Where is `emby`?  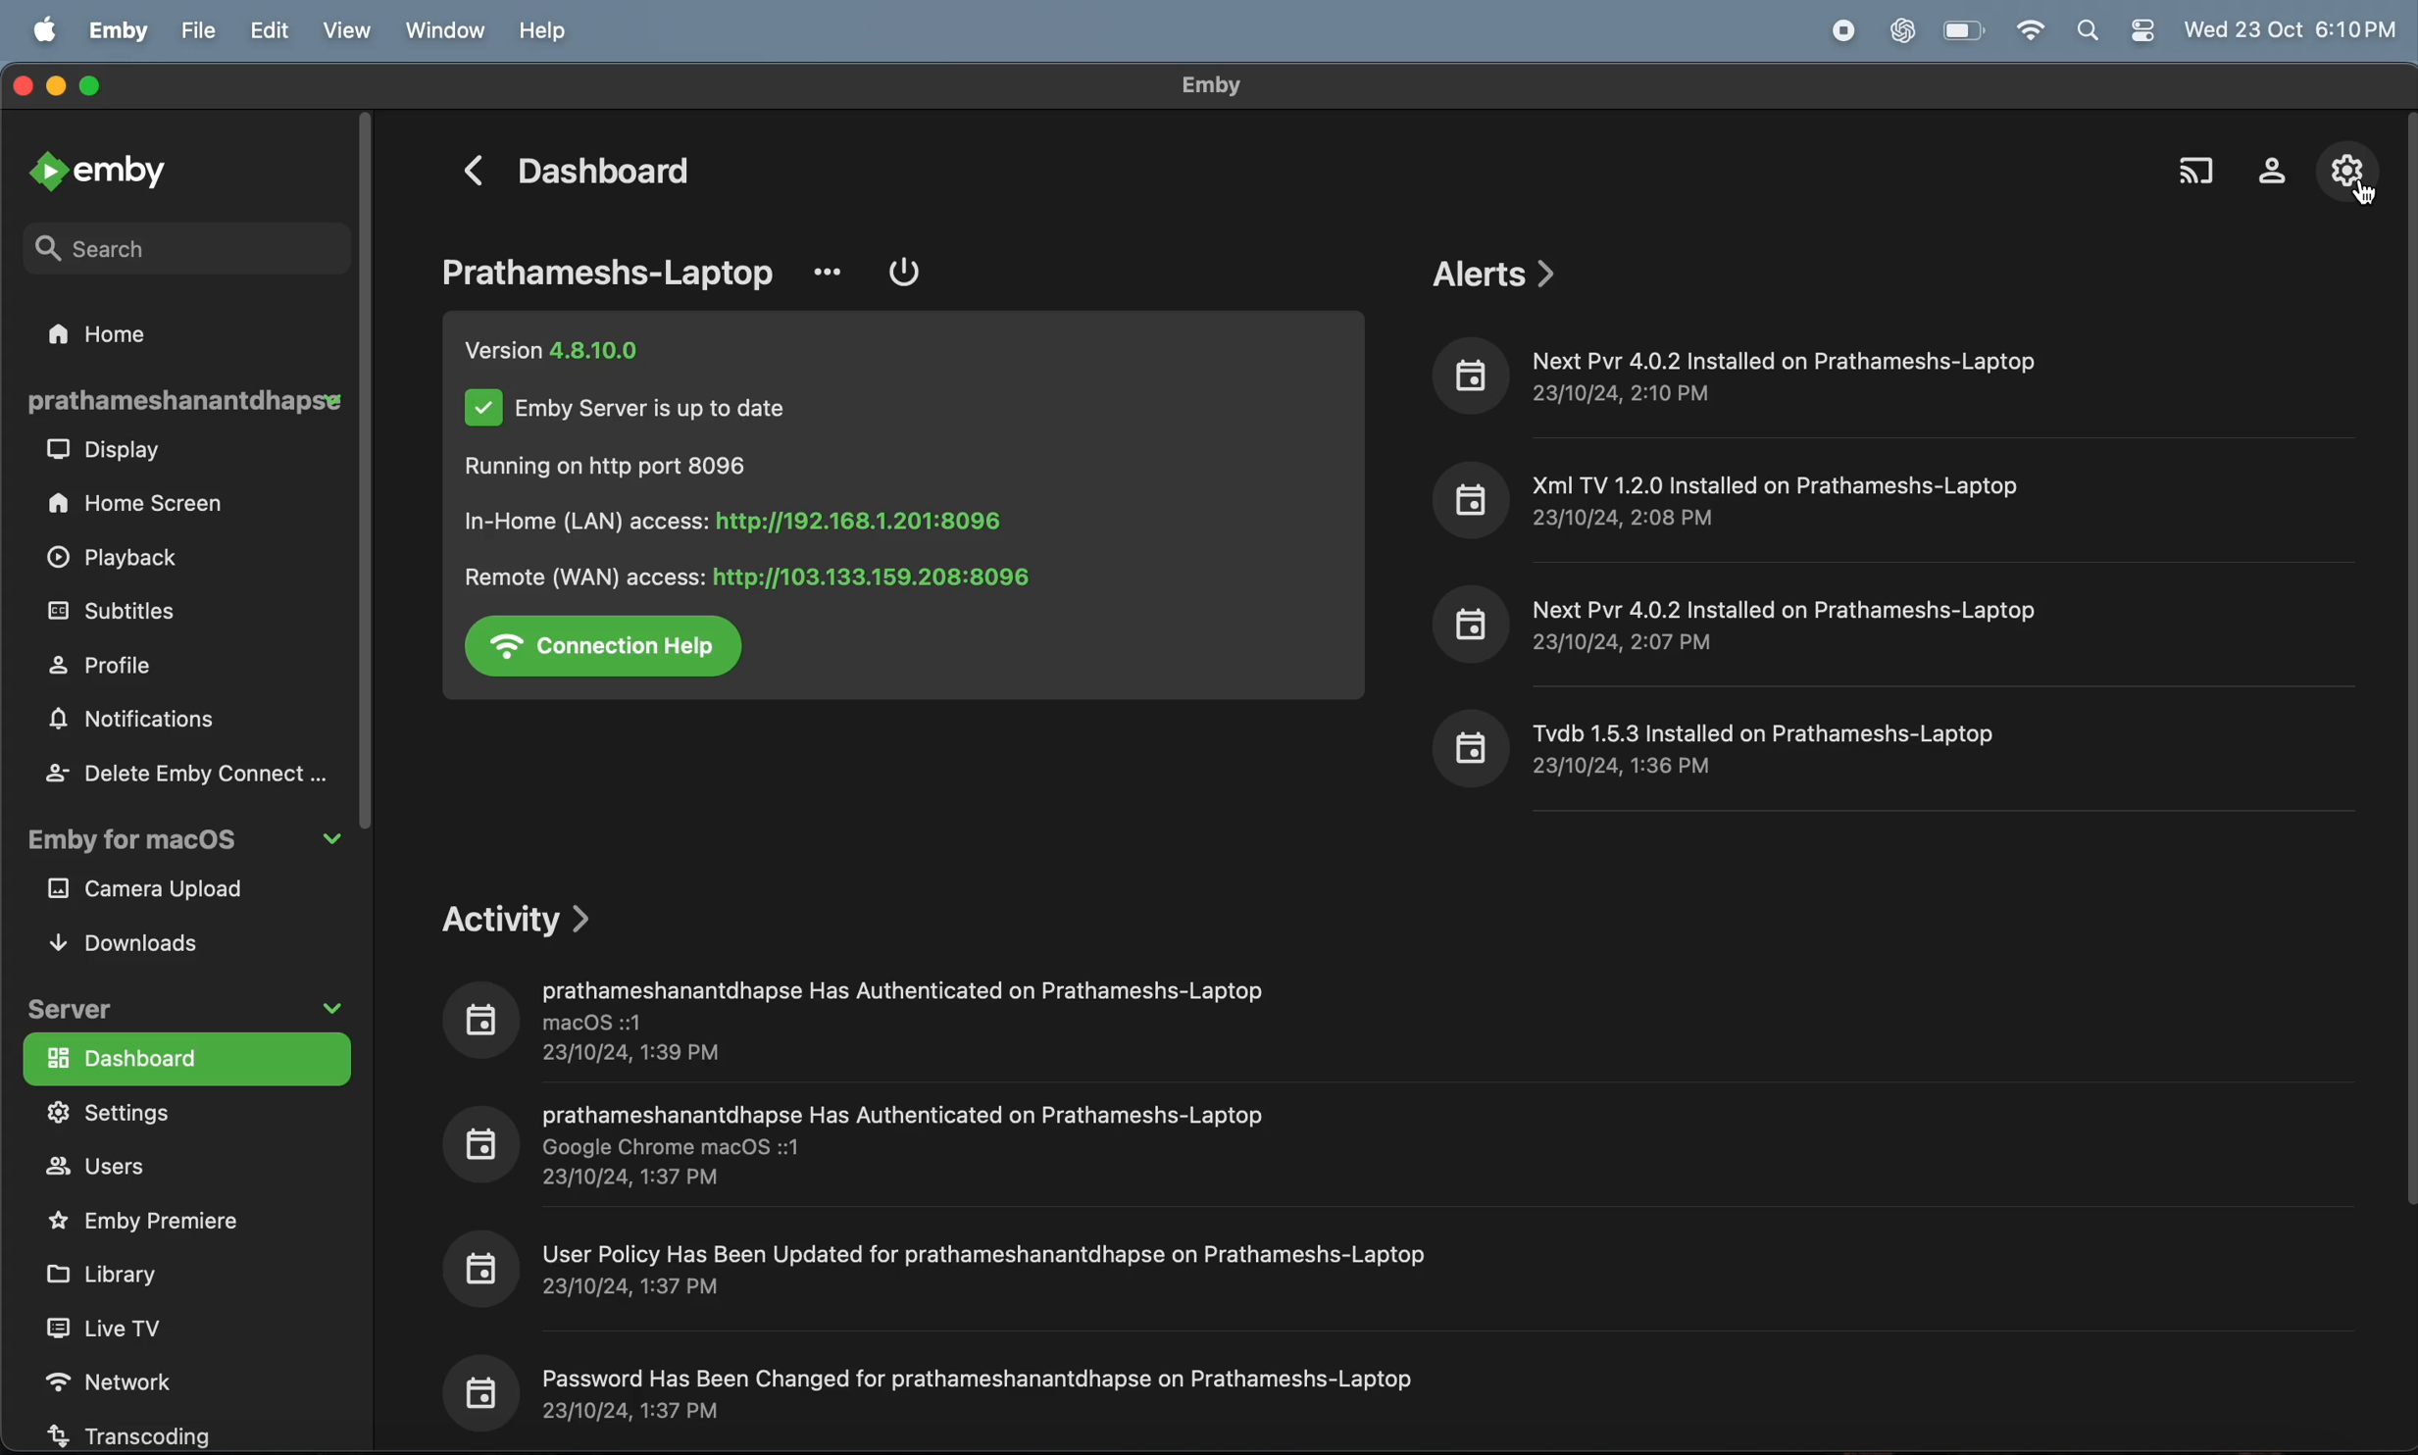
emby is located at coordinates (116, 172).